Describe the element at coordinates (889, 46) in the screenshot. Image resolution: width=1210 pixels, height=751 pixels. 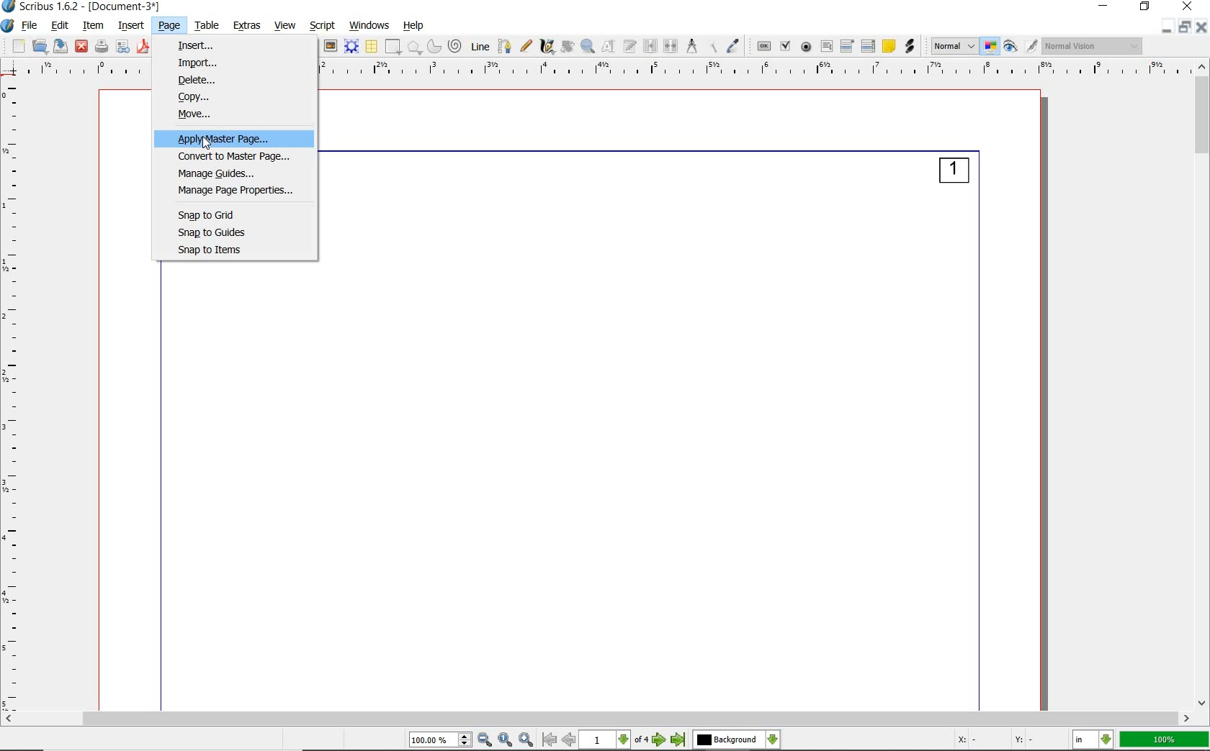
I see `text annotation` at that location.